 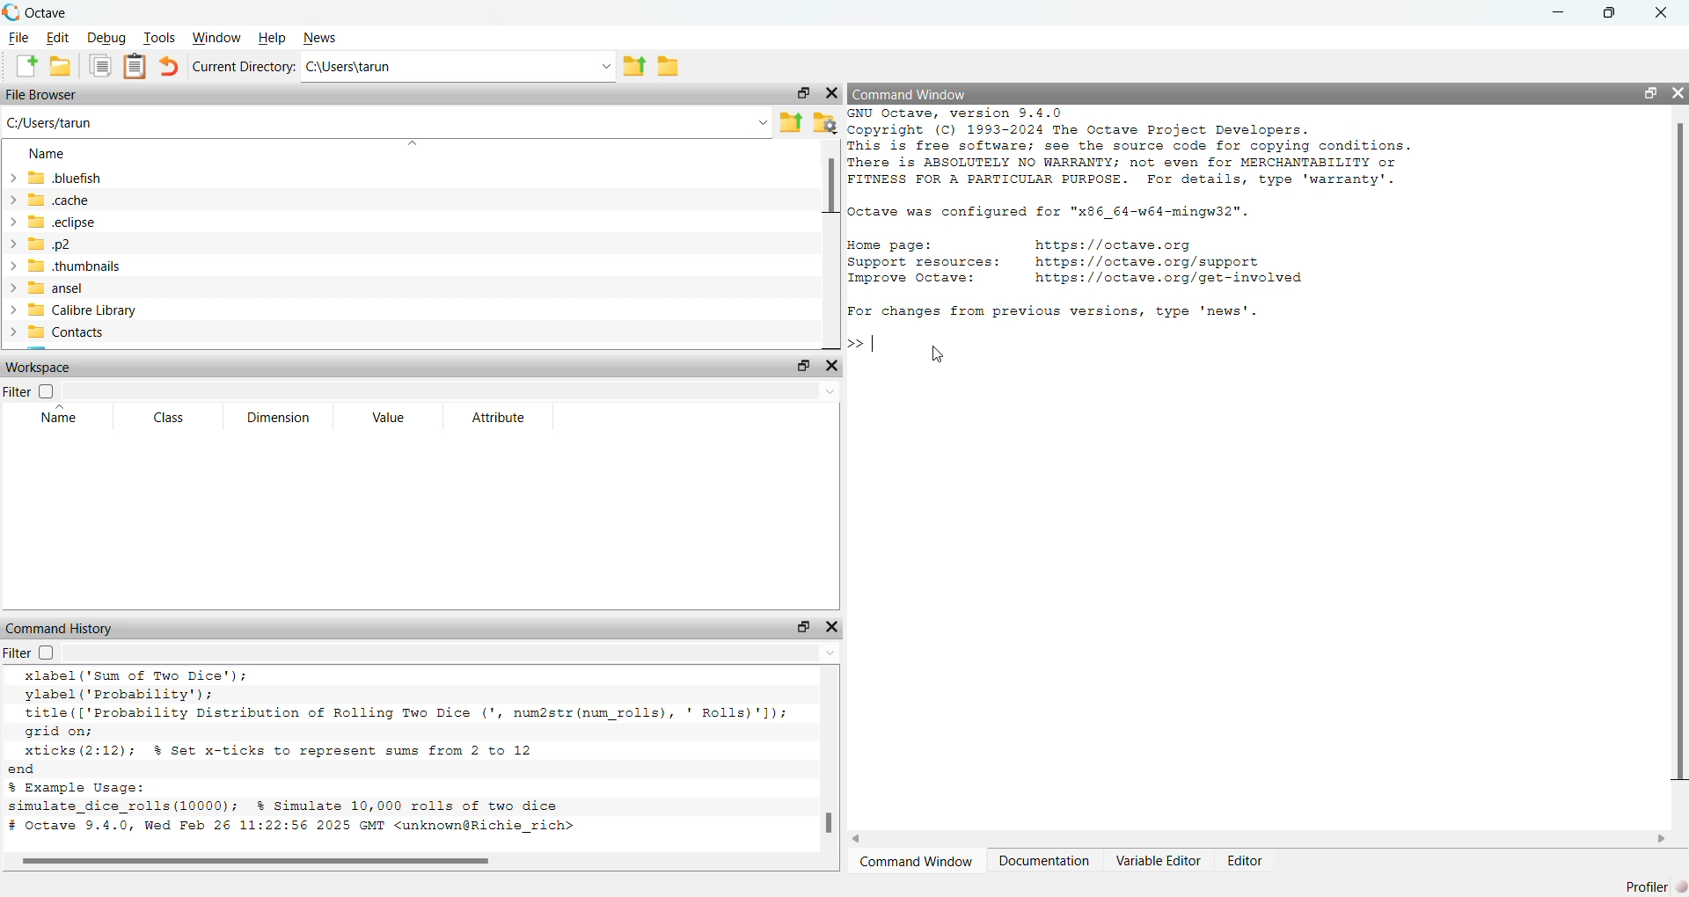 What do you see at coordinates (632, 67) in the screenshot?
I see `File up` at bounding box center [632, 67].